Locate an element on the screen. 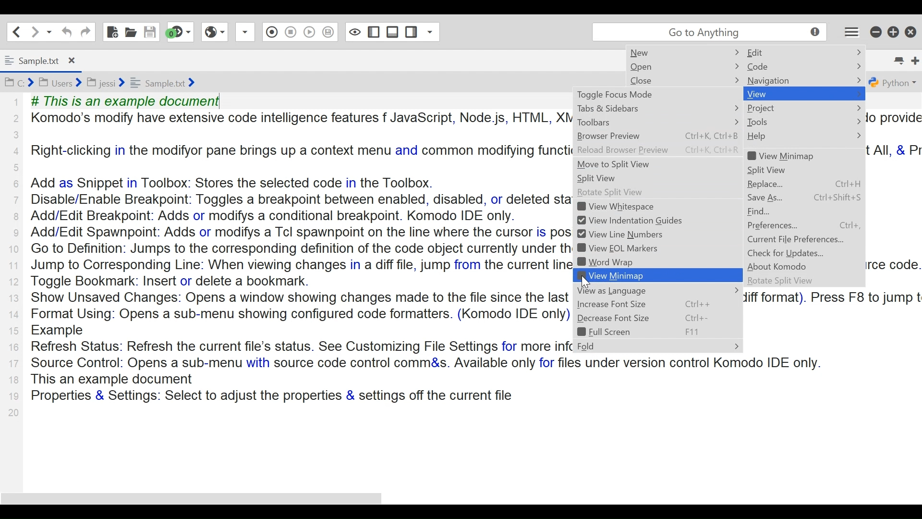  Close is located at coordinates (911, 32).